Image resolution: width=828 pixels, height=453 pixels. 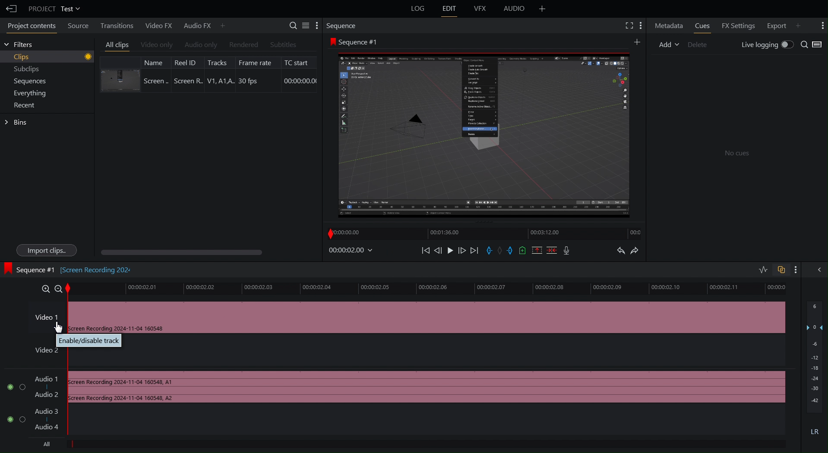 What do you see at coordinates (54, 9) in the screenshot?
I see `Project Test` at bounding box center [54, 9].